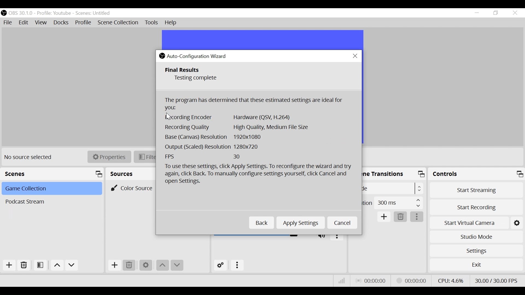 This screenshot has width=525, height=295. What do you see at coordinates (476, 238) in the screenshot?
I see `Studio Mode` at bounding box center [476, 238].